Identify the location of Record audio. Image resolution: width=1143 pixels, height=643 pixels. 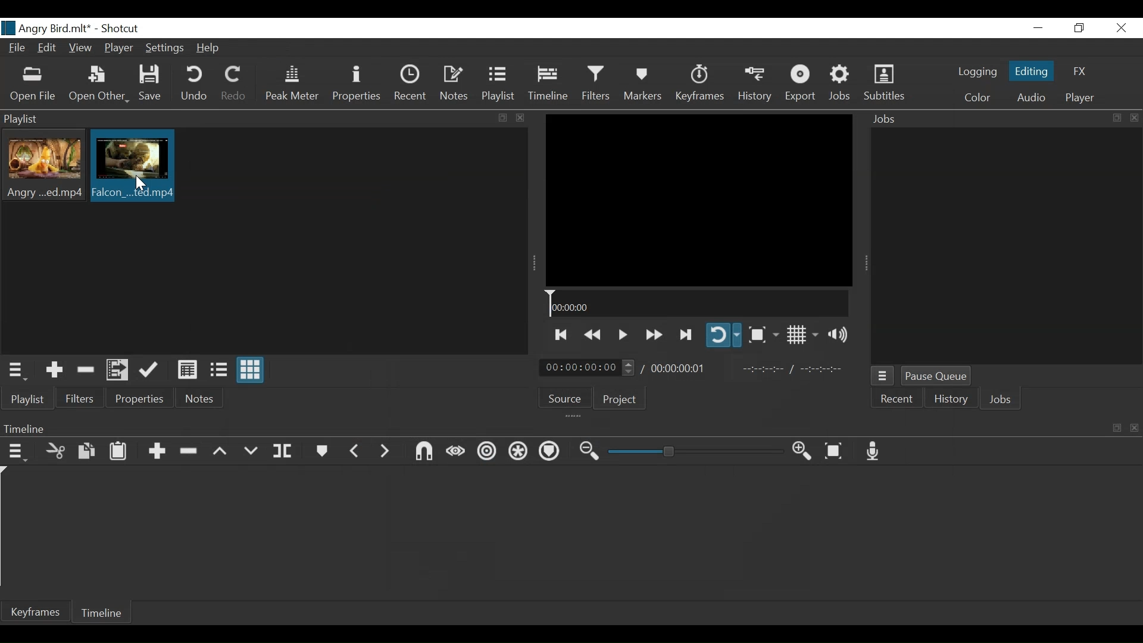
(873, 451).